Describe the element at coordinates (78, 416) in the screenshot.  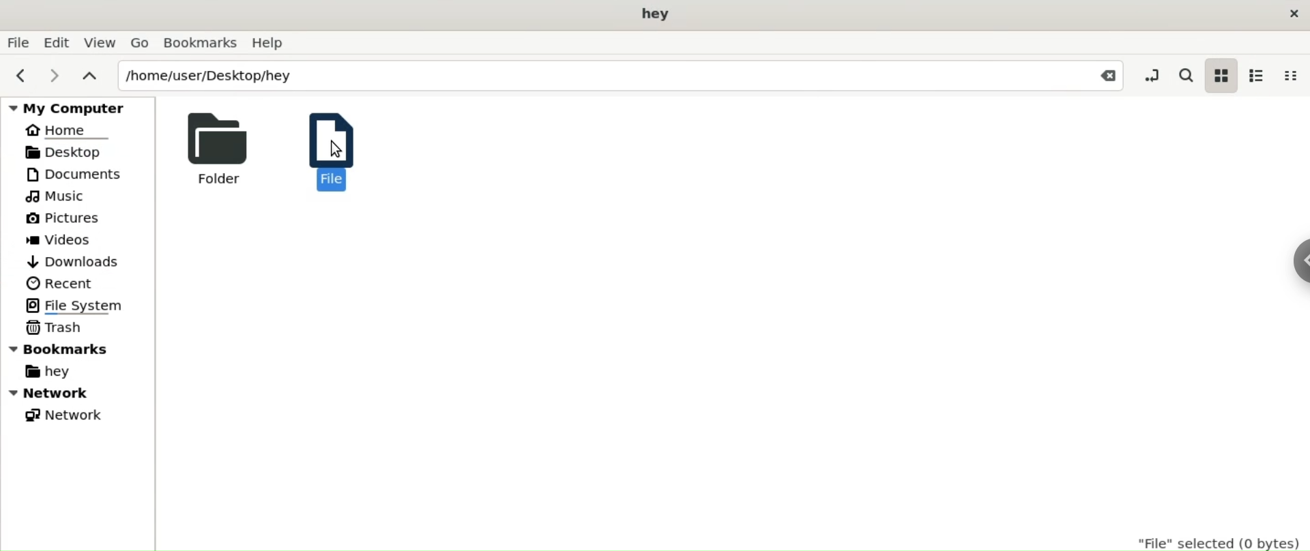
I see `Network` at that location.